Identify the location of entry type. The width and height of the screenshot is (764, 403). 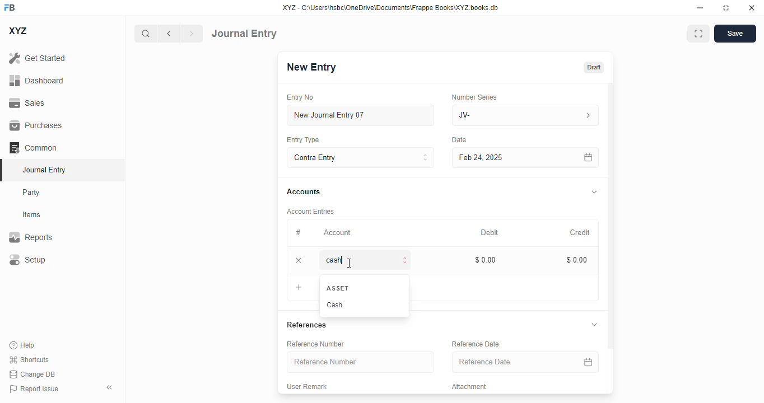
(304, 140).